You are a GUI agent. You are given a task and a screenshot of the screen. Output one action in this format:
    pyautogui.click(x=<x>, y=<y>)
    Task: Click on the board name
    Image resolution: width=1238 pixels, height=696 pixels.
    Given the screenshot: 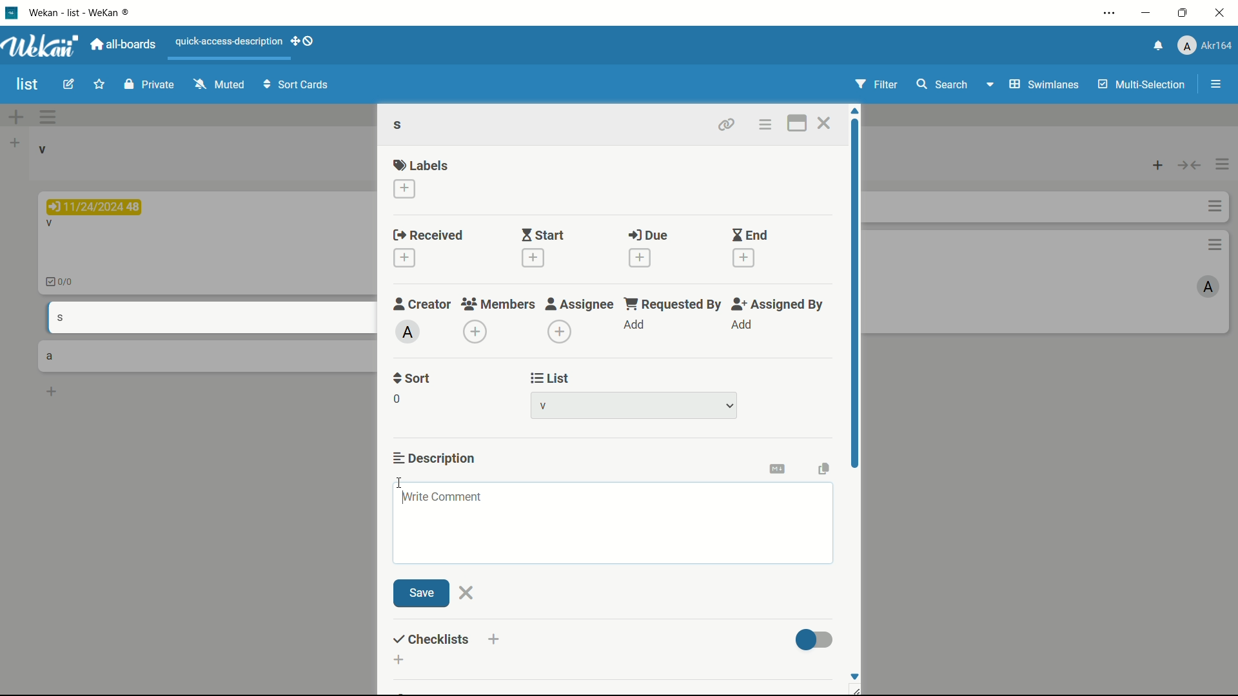 What is the action you would take?
    pyautogui.click(x=28, y=85)
    